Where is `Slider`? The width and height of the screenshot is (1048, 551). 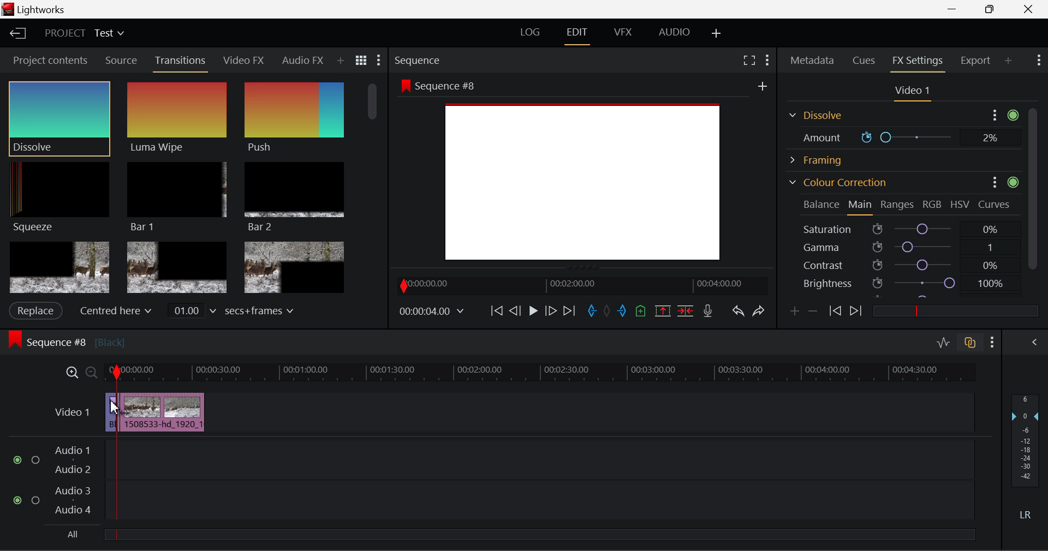 Slider is located at coordinates (909, 137).